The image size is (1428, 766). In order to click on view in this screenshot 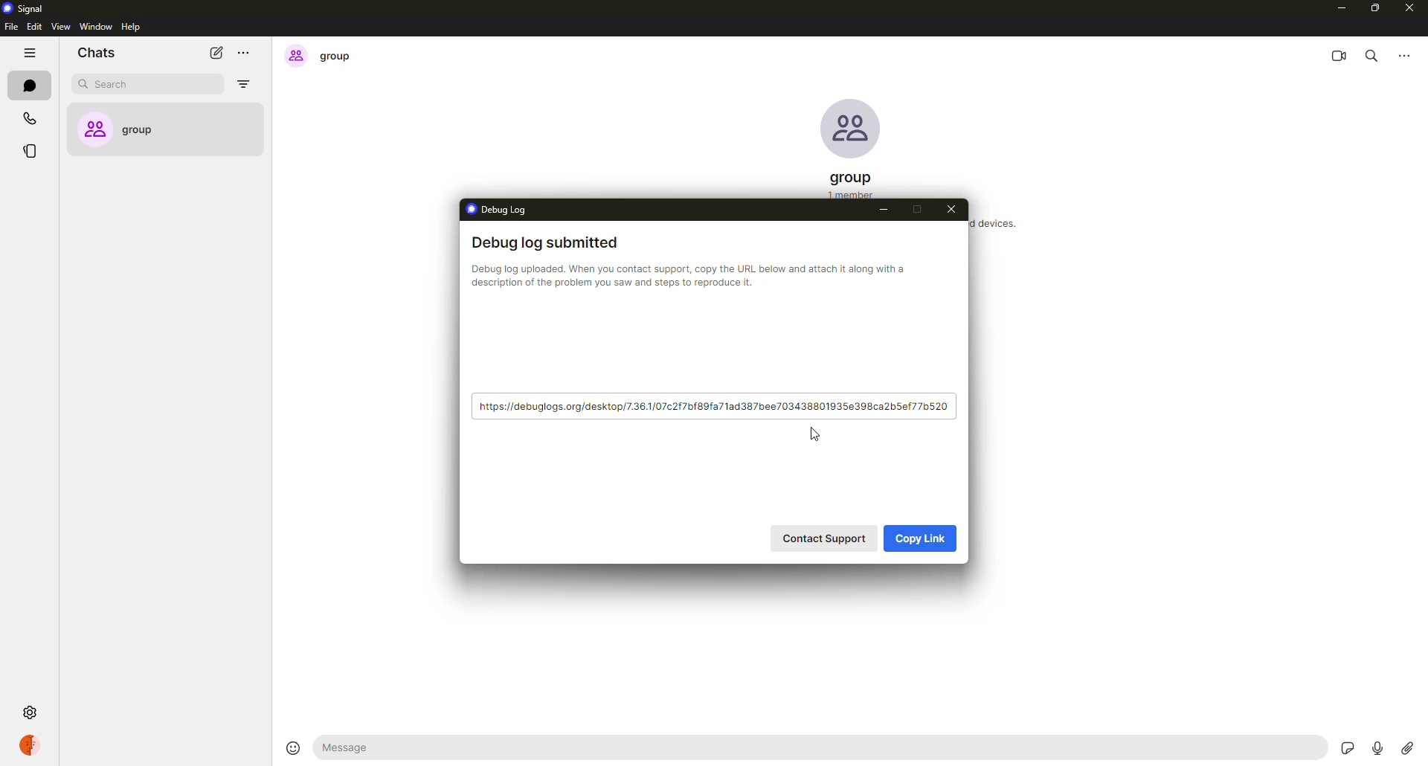, I will do `click(59, 26)`.